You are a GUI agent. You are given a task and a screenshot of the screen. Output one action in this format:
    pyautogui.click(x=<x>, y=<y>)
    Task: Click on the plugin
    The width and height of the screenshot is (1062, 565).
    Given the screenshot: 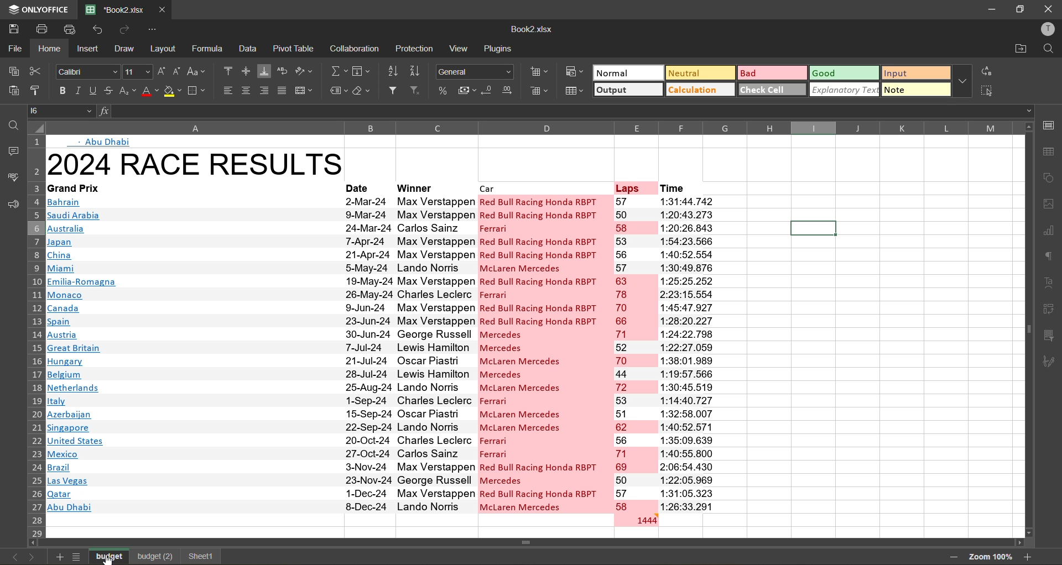 What is the action you would take?
    pyautogui.click(x=502, y=51)
    